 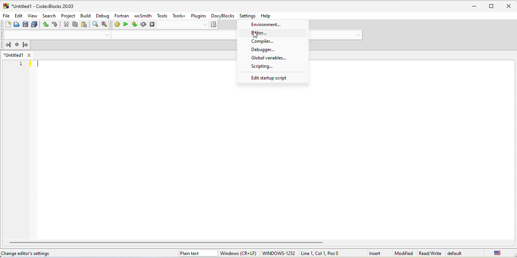 What do you see at coordinates (117, 23) in the screenshot?
I see `build` at bounding box center [117, 23].